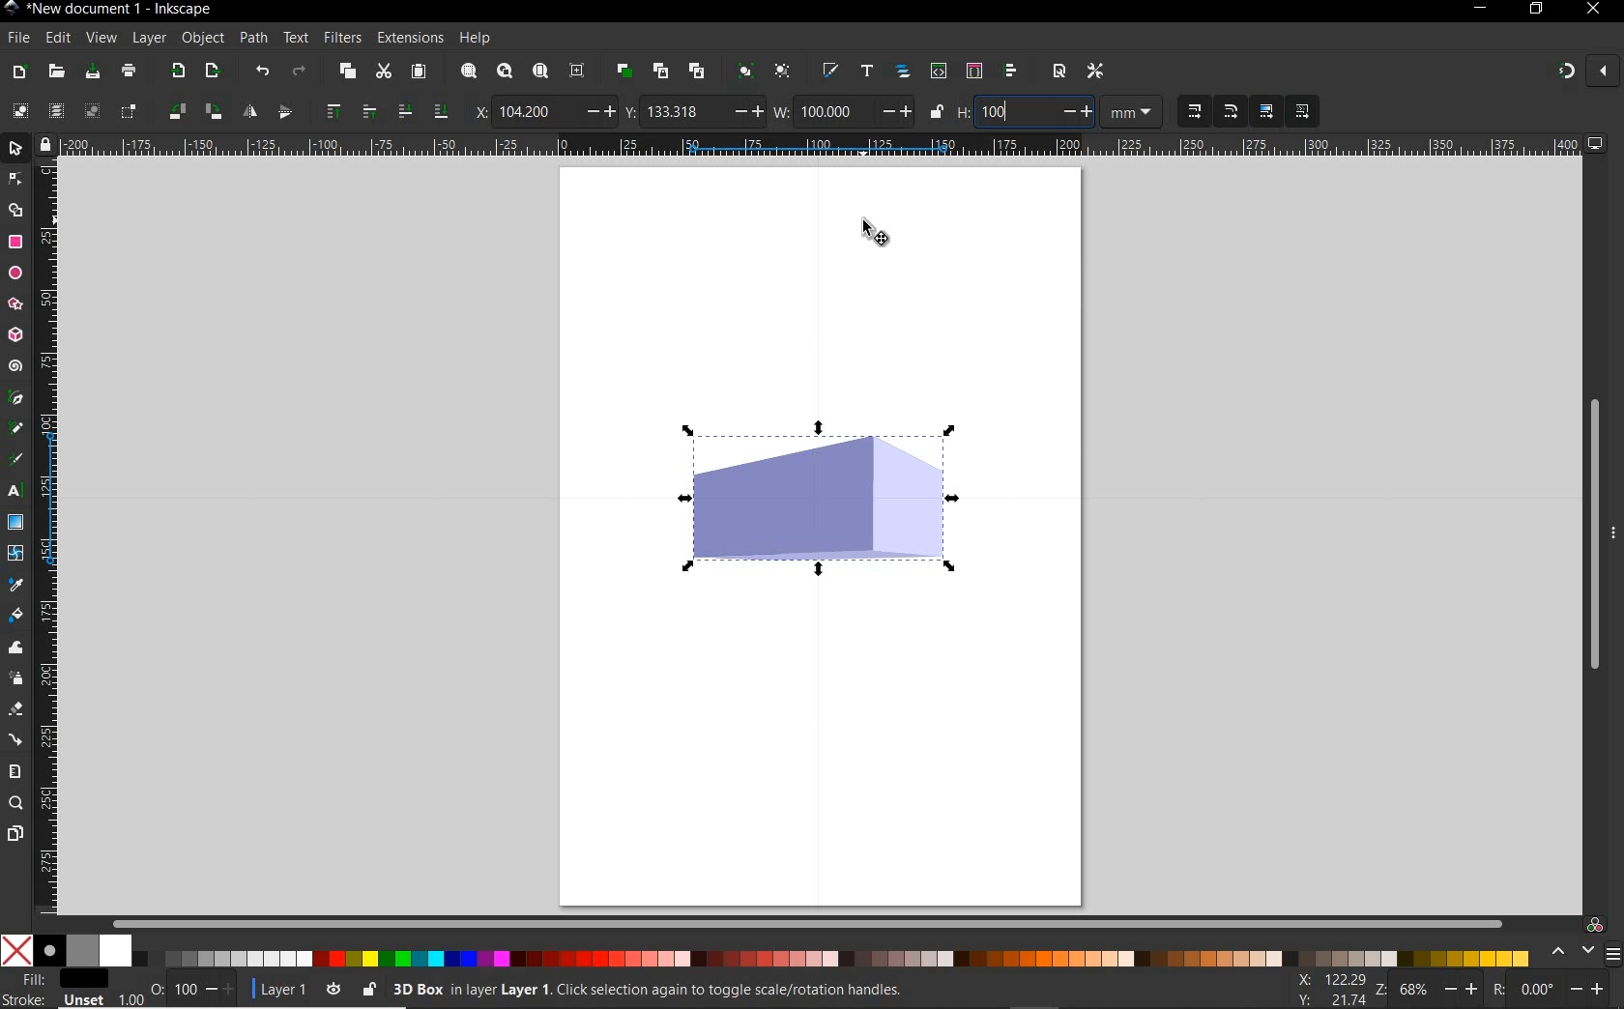 The height and width of the screenshot is (1009, 1624). Describe the element at coordinates (1332, 989) in the screenshot. I see `cursor coordinates` at that location.